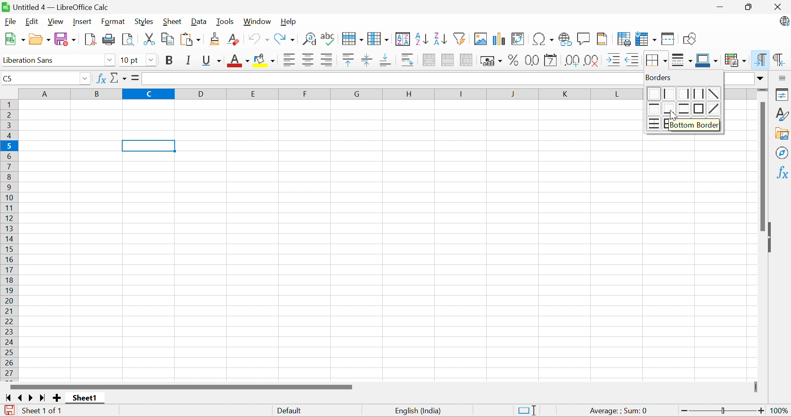  What do you see at coordinates (85, 398) in the screenshot?
I see `Sheet1` at bounding box center [85, 398].